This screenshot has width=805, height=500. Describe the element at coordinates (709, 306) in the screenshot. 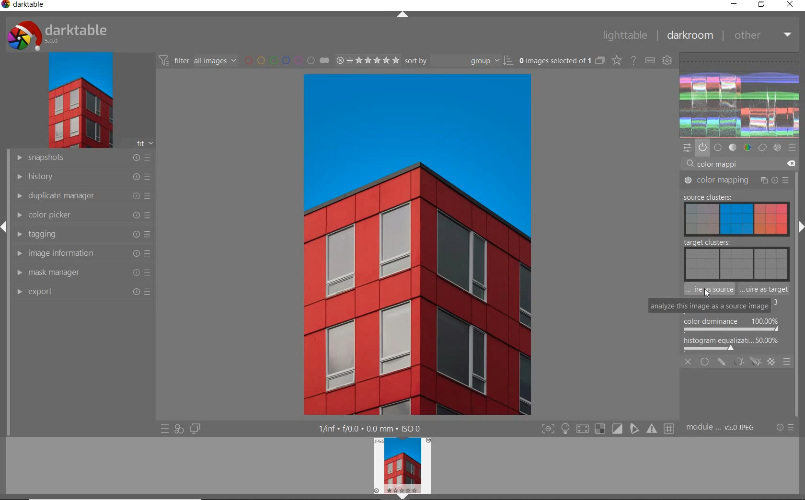

I see `ANALYZE THIS IMAGE AS SOURCE IMAGE` at that location.